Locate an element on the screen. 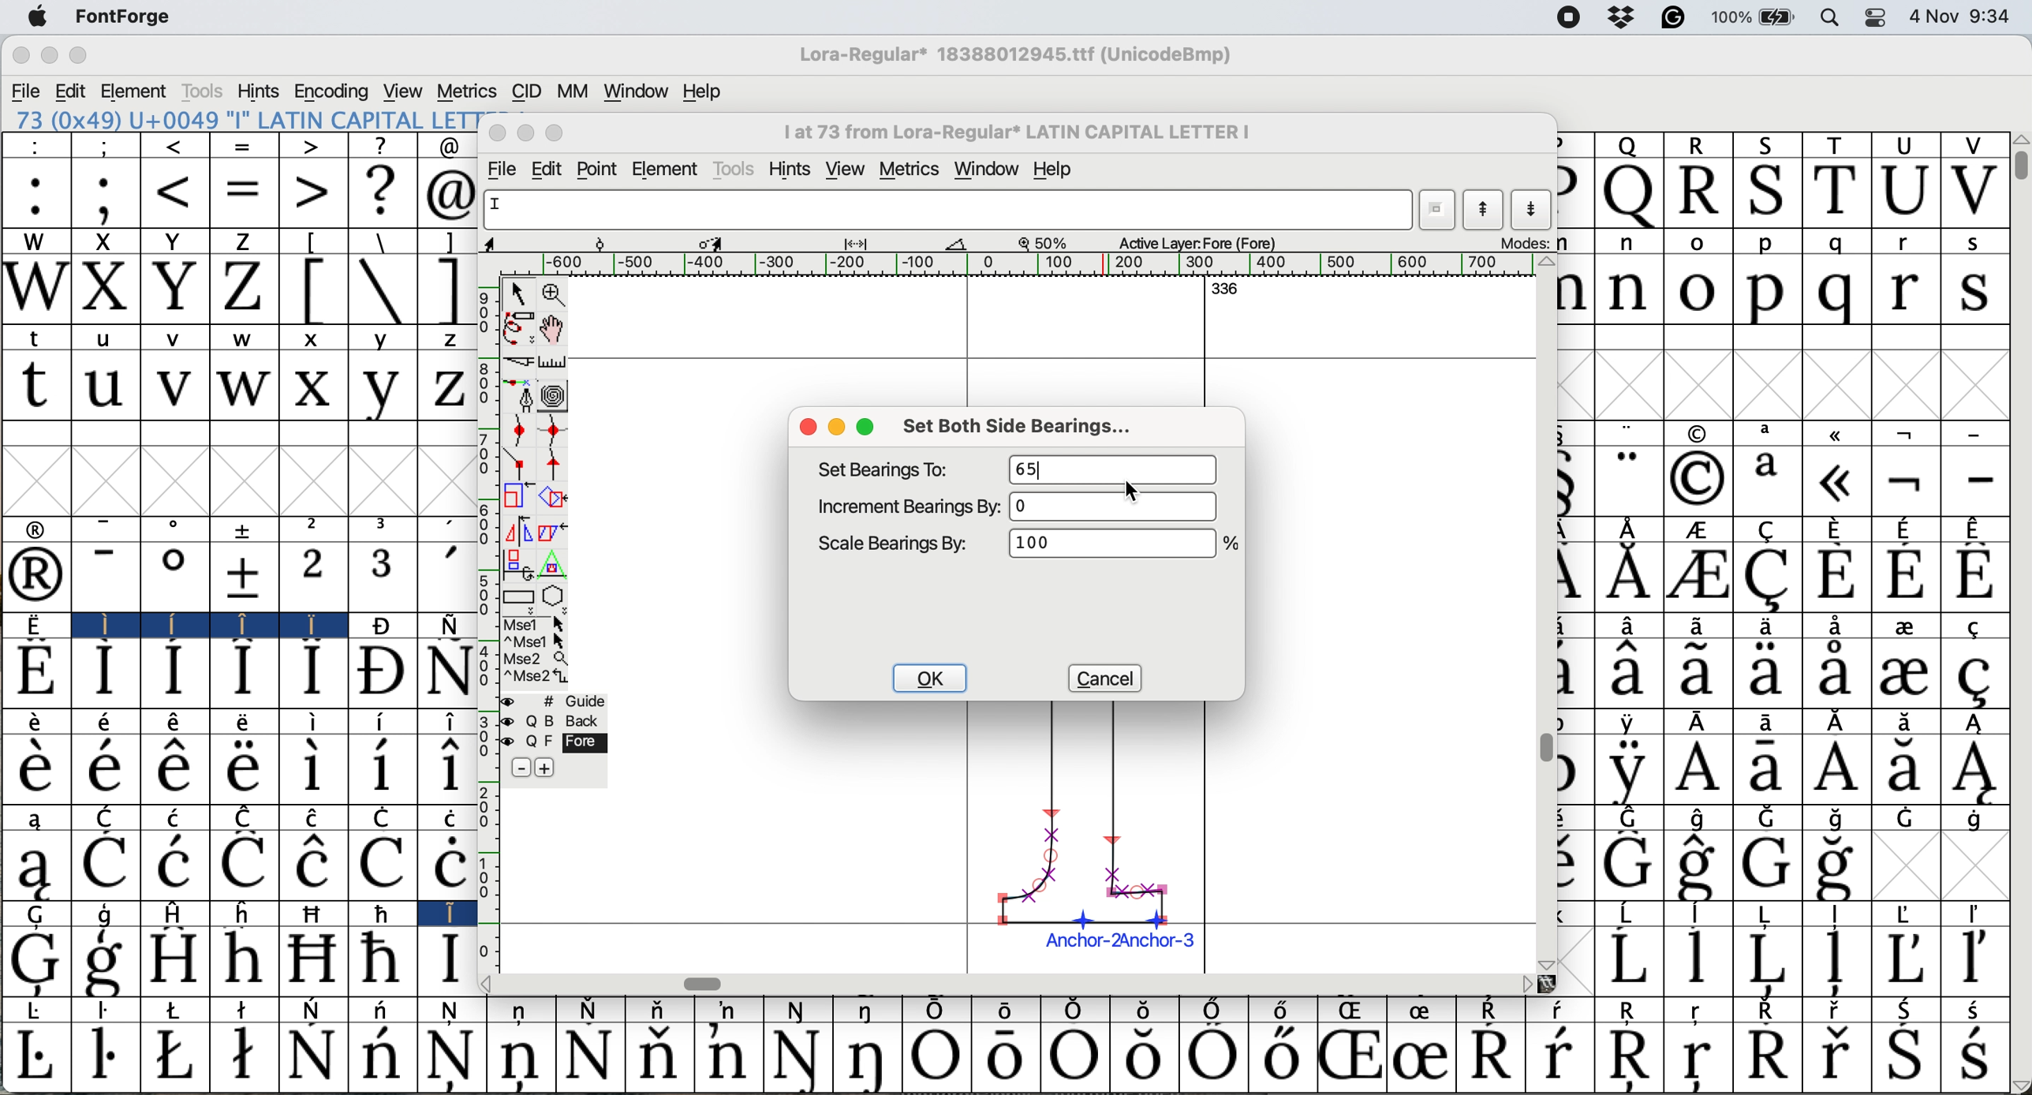  cut splines in two is located at coordinates (521, 361).